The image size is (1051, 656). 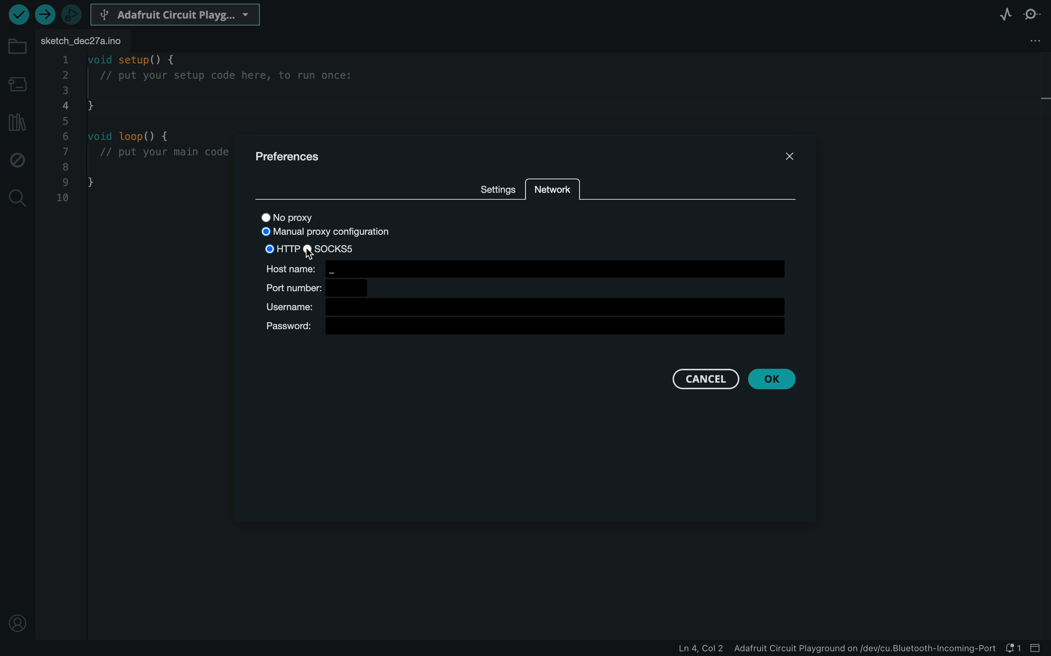 What do you see at coordinates (46, 14) in the screenshot?
I see `upload` at bounding box center [46, 14].